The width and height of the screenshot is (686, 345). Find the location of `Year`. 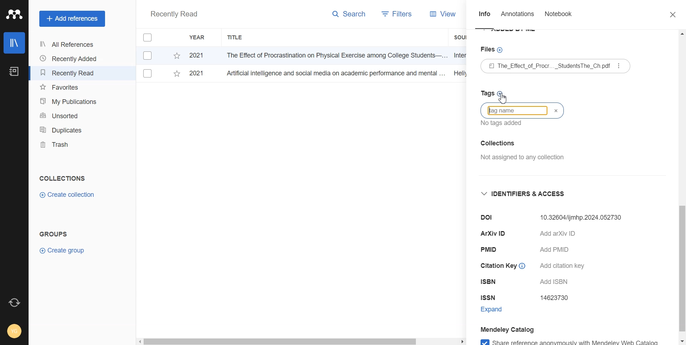

Year is located at coordinates (198, 37).